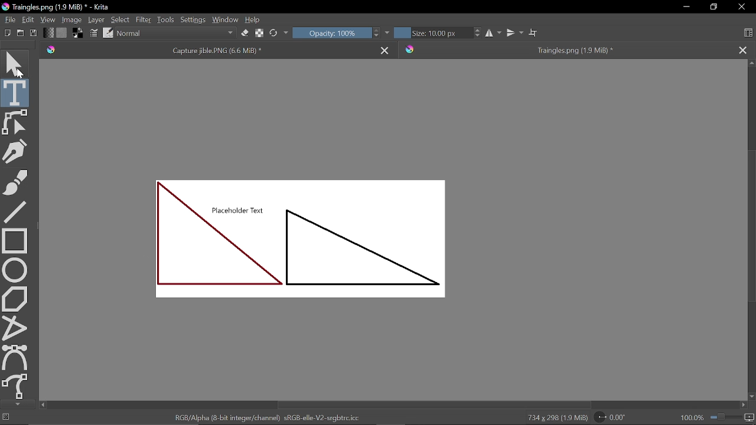 This screenshot has width=756, height=425. Describe the element at coordinates (298, 245) in the screenshot. I see `Placeholder Text` at that location.